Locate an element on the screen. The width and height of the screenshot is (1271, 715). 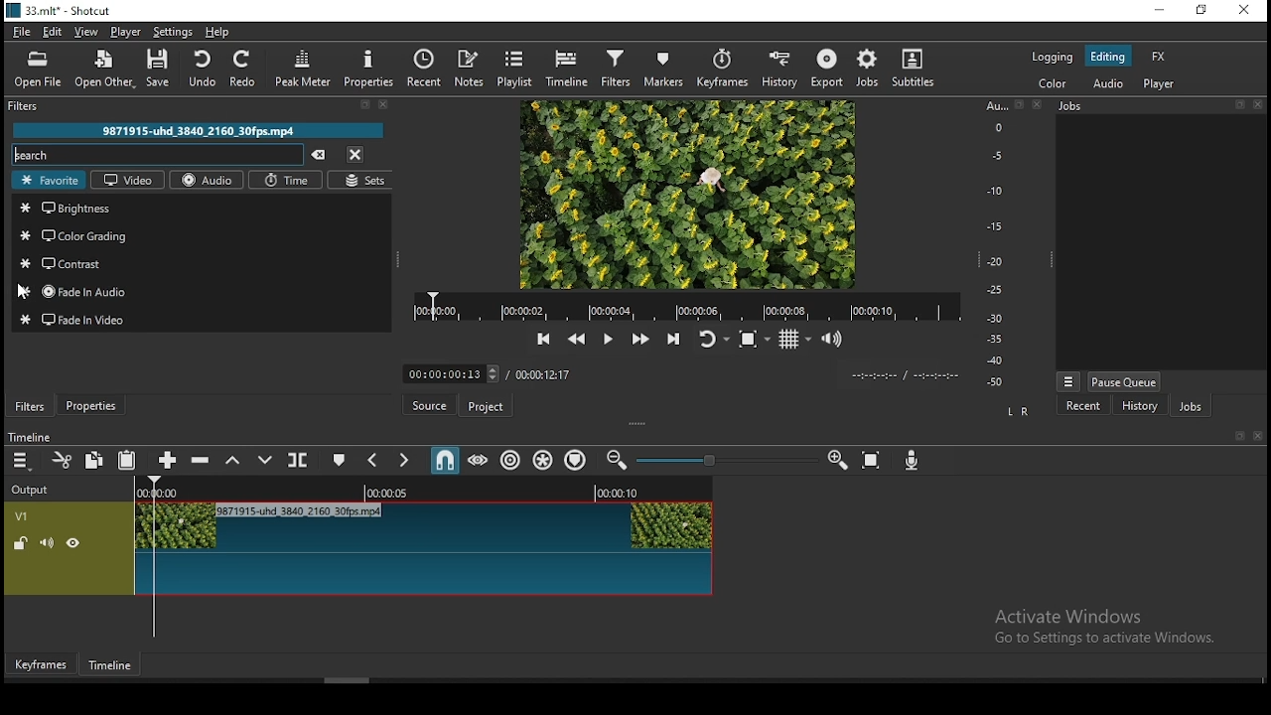
close menu is located at coordinates (358, 154).